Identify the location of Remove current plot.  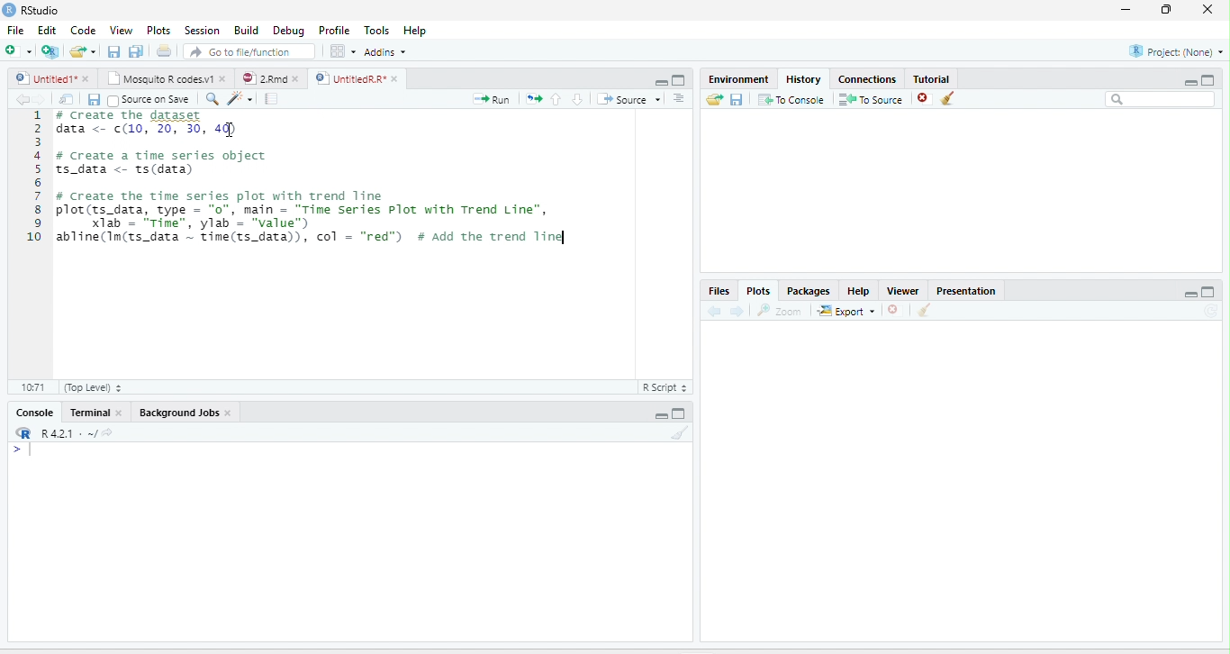
(897, 309).